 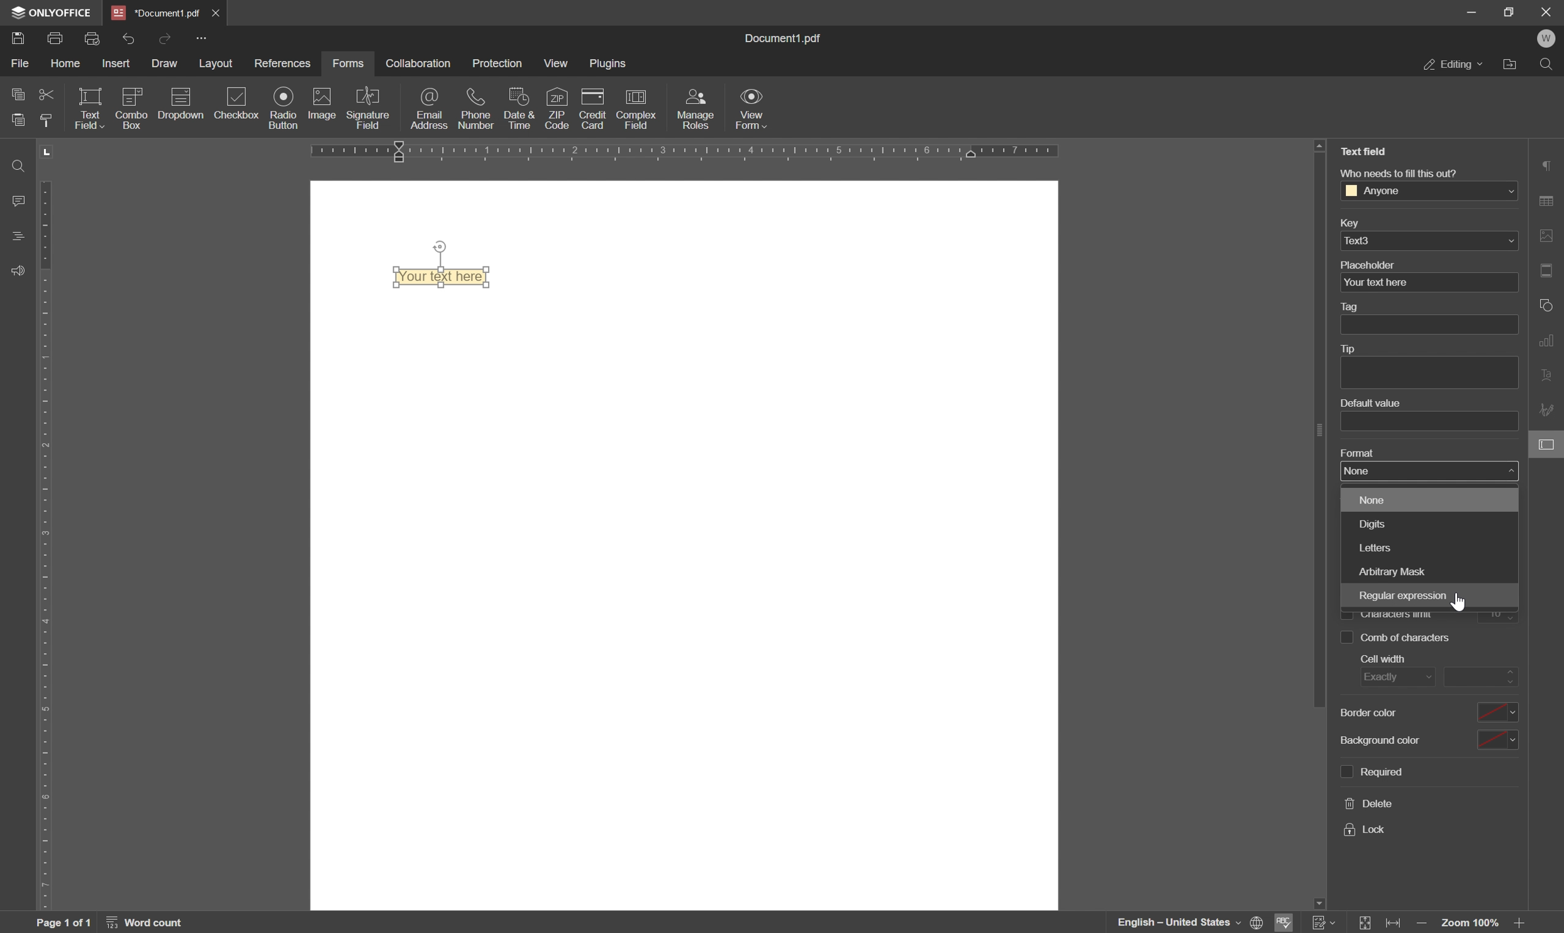 I want to click on default value, so click(x=1368, y=403).